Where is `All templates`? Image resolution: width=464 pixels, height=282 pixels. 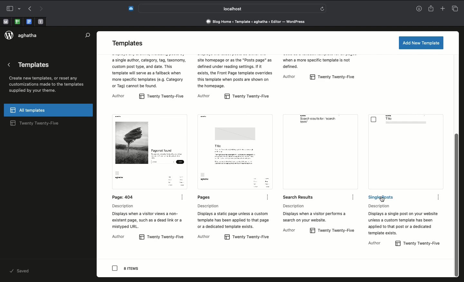 All templates is located at coordinates (49, 110).